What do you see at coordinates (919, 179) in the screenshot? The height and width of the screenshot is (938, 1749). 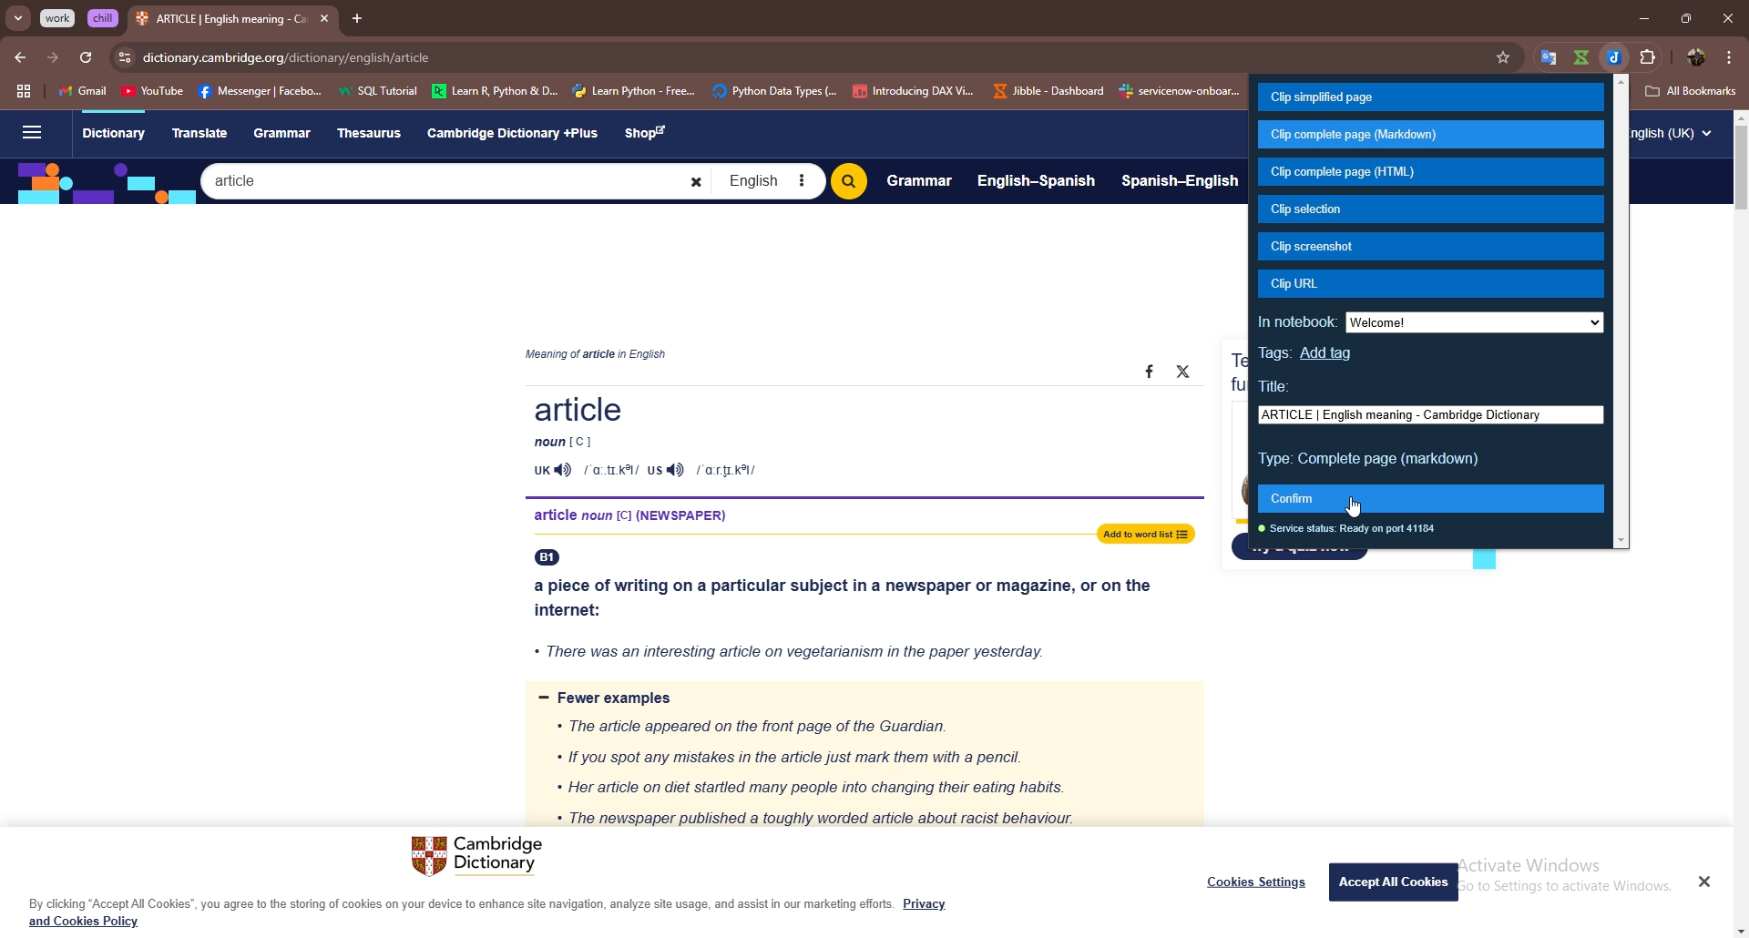 I see `Grammar` at bounding box center [919, 179].